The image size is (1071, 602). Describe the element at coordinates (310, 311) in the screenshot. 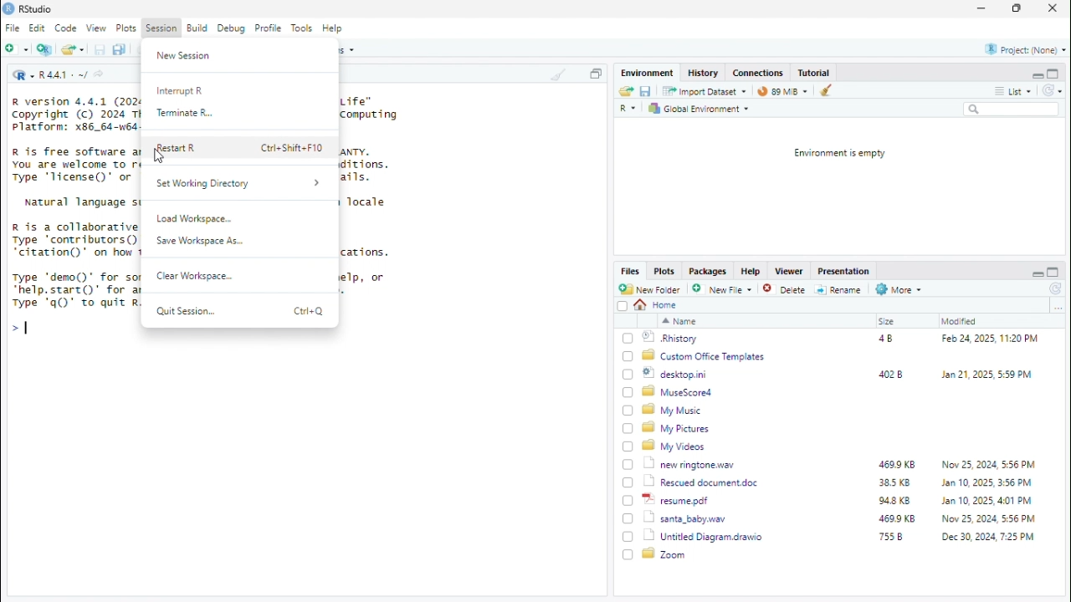

I see `Crl+Q` at that location.